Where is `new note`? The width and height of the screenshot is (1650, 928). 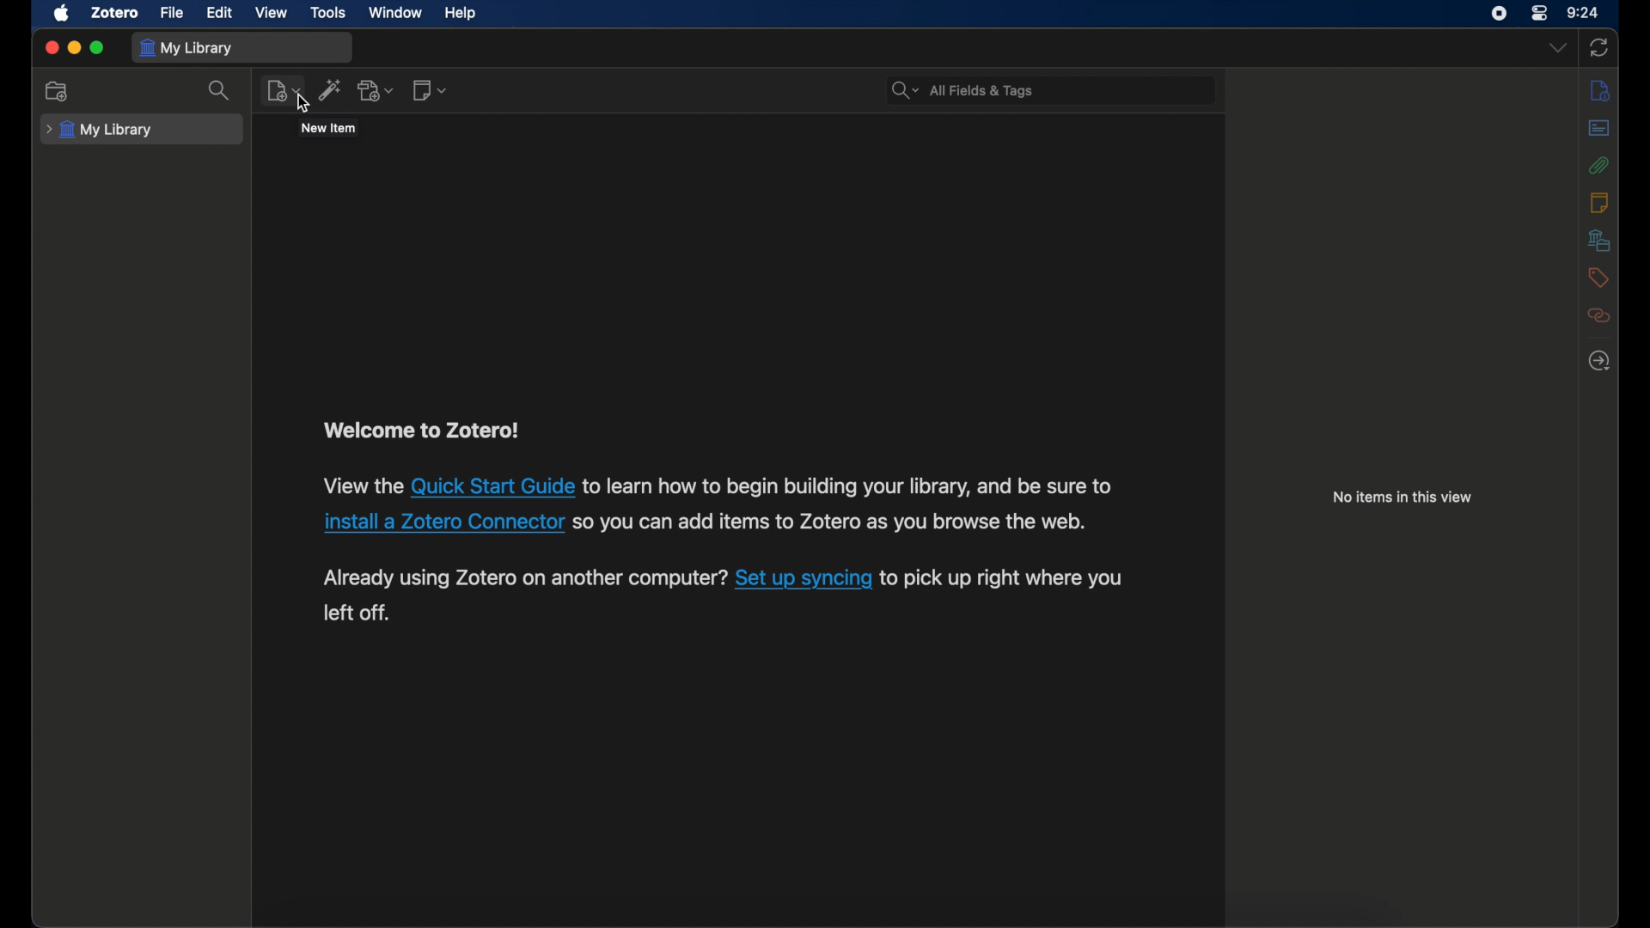
new note is located at coordinates (429, 89).